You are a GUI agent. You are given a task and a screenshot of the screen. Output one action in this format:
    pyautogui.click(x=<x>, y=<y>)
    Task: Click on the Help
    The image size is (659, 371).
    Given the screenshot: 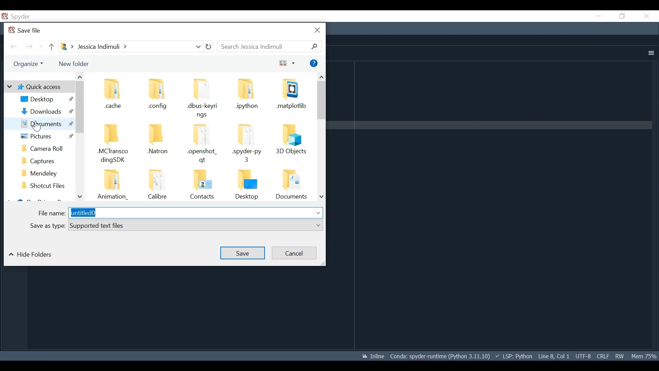 What is the action you would take?
    pyautogui.click(x=314, y=63)
    